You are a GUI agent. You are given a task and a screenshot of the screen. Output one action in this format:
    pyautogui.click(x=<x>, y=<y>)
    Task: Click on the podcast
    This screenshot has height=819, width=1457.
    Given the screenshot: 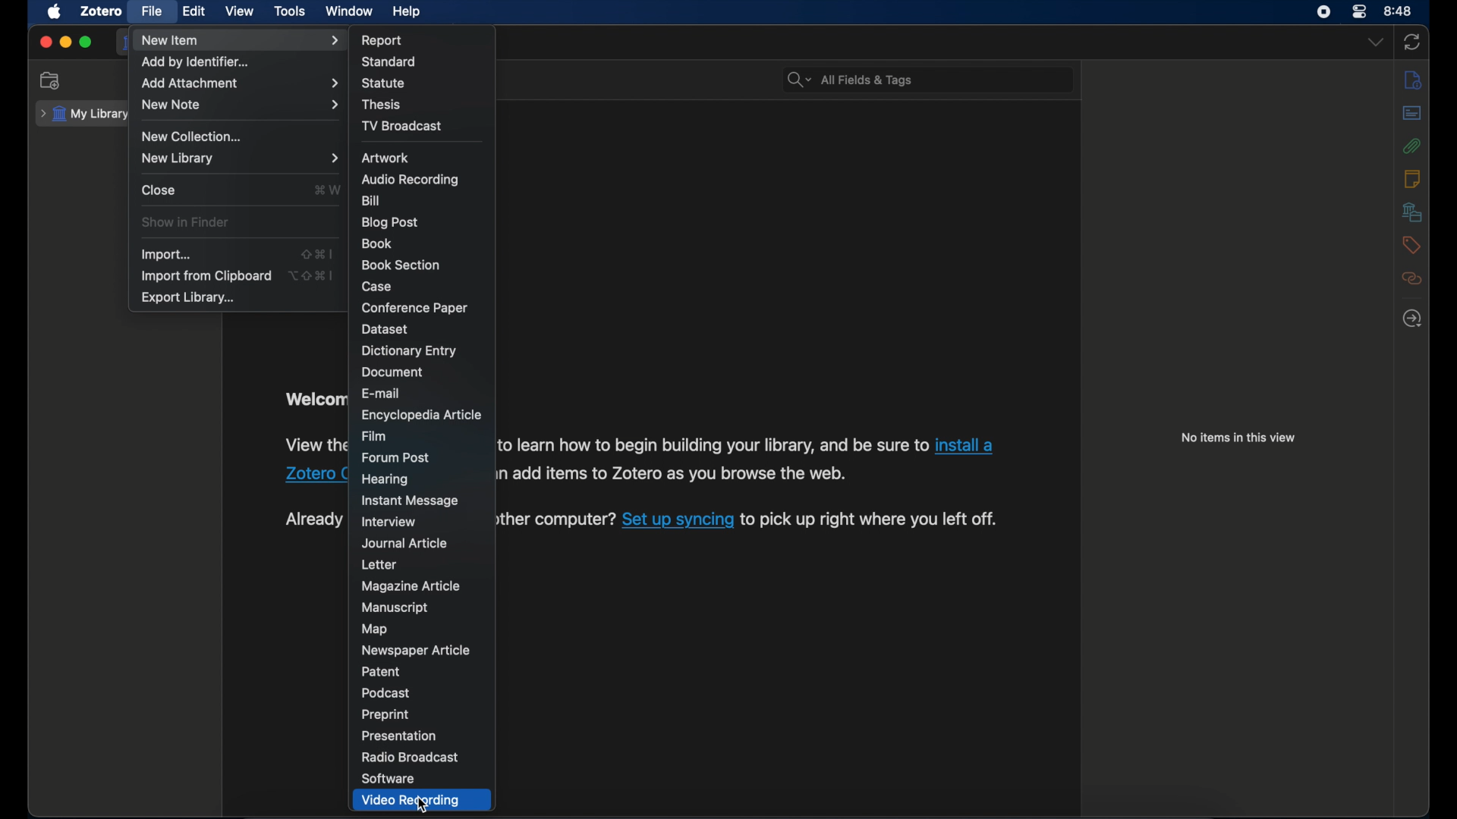 What is the action you would take?
    pyautogui.click(x=386, y=693)
    